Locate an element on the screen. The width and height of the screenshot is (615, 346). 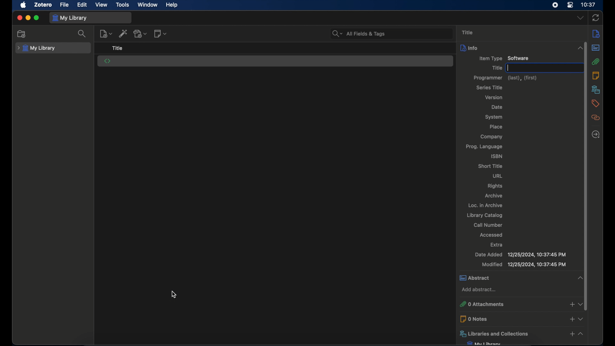
loc. in archive is located at coordinates (486, 205).